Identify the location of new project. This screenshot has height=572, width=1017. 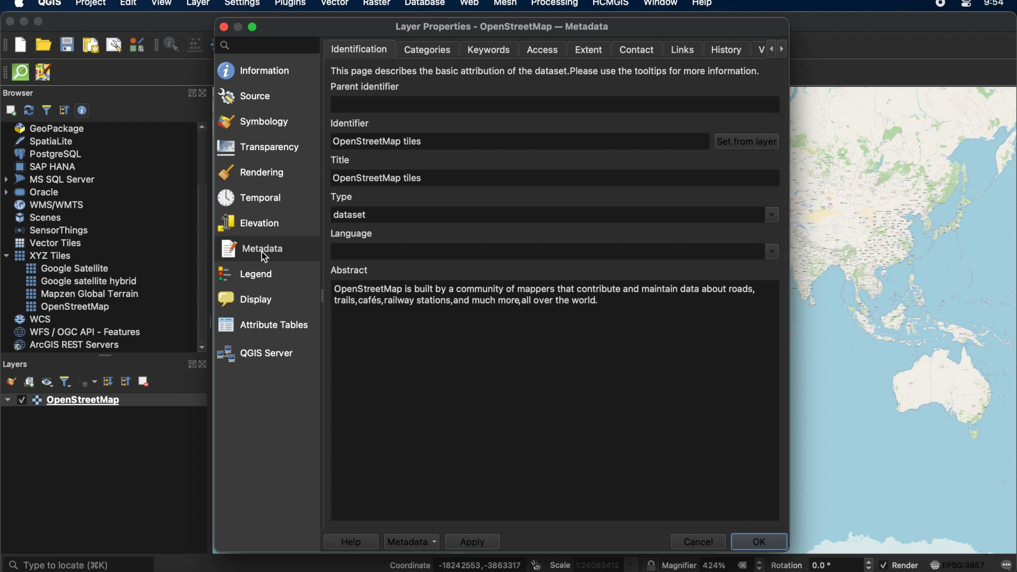
(22, 44).